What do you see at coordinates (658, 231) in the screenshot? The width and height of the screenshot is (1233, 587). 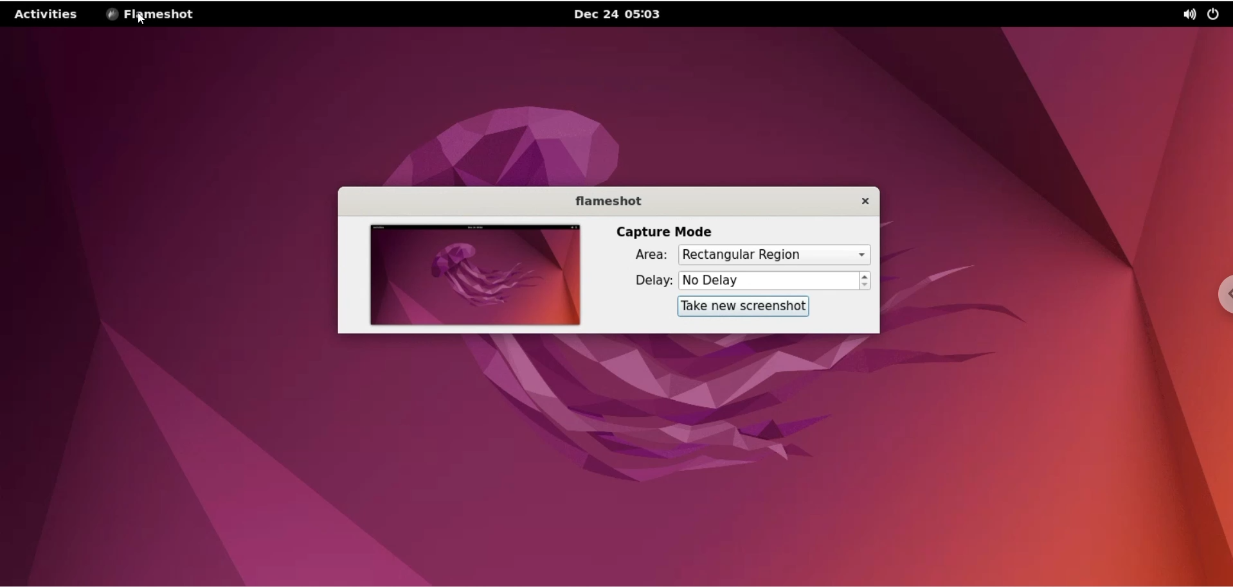 I see `capture mode ` at bounding box center [658, 231].